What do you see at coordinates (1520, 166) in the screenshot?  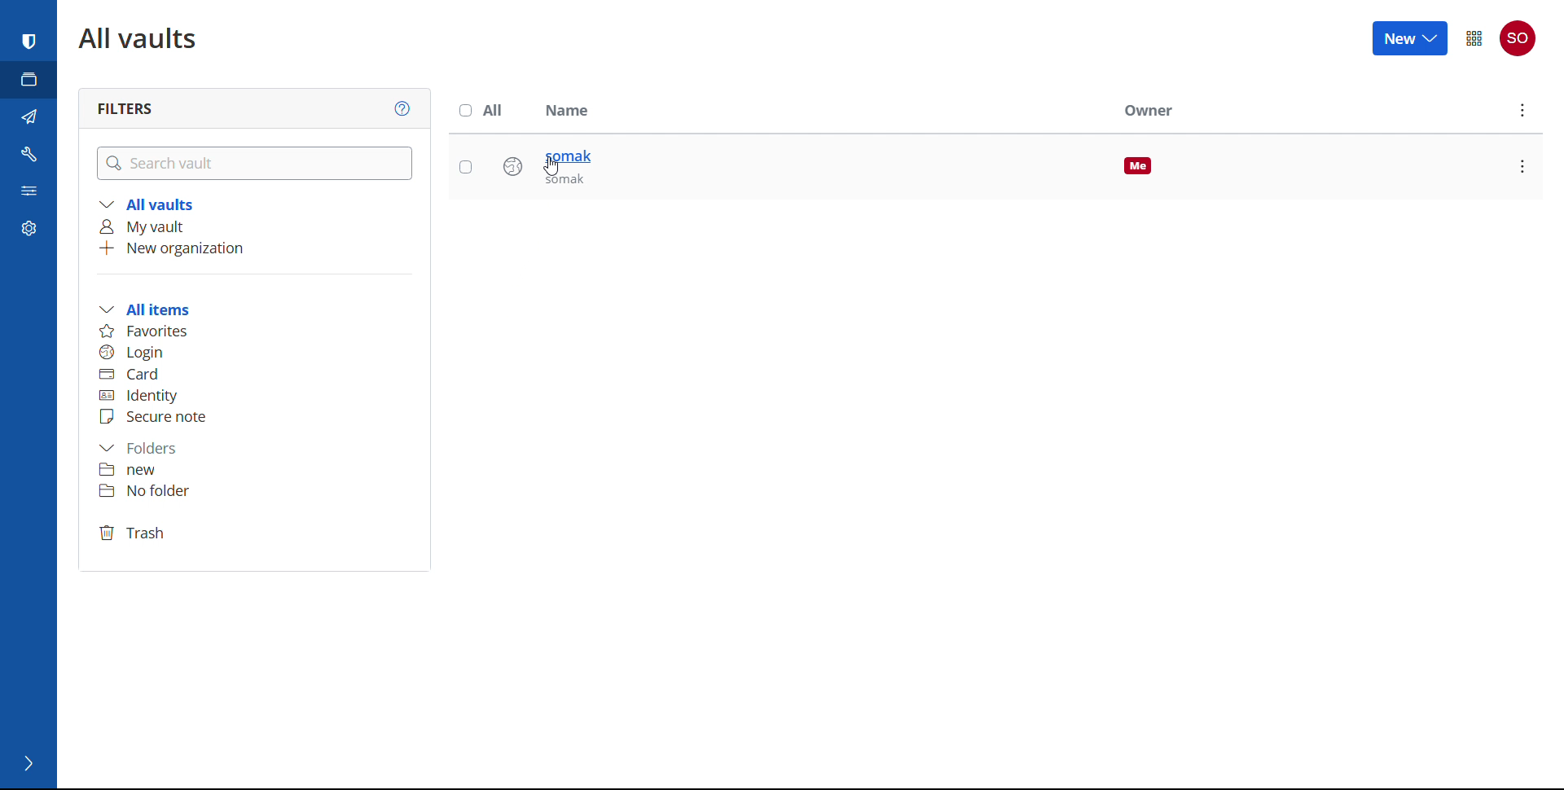 I see `options` at bounding box center [1520, 166].